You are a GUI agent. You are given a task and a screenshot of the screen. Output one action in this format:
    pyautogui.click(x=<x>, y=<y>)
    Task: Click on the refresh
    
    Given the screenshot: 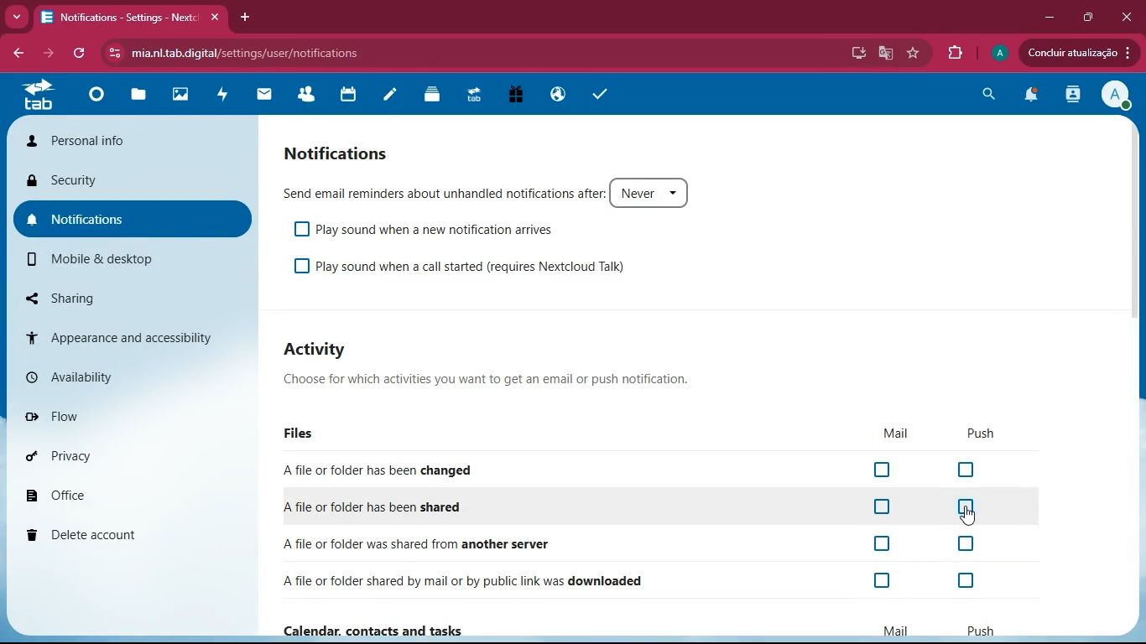 What is the action you would take?
    pyautogui.click(x=81, y=53)
    